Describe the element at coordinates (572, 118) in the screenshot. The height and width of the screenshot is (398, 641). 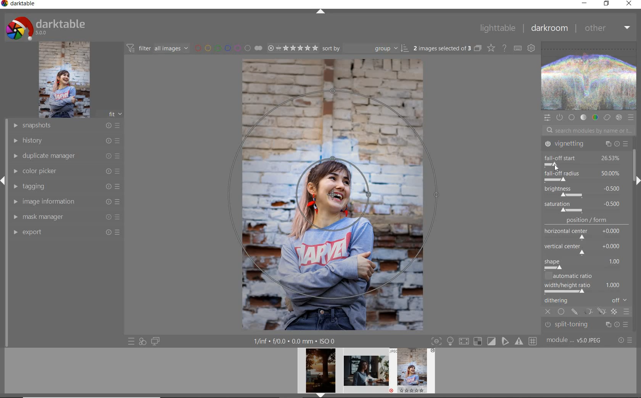
I see `base ` at that location.